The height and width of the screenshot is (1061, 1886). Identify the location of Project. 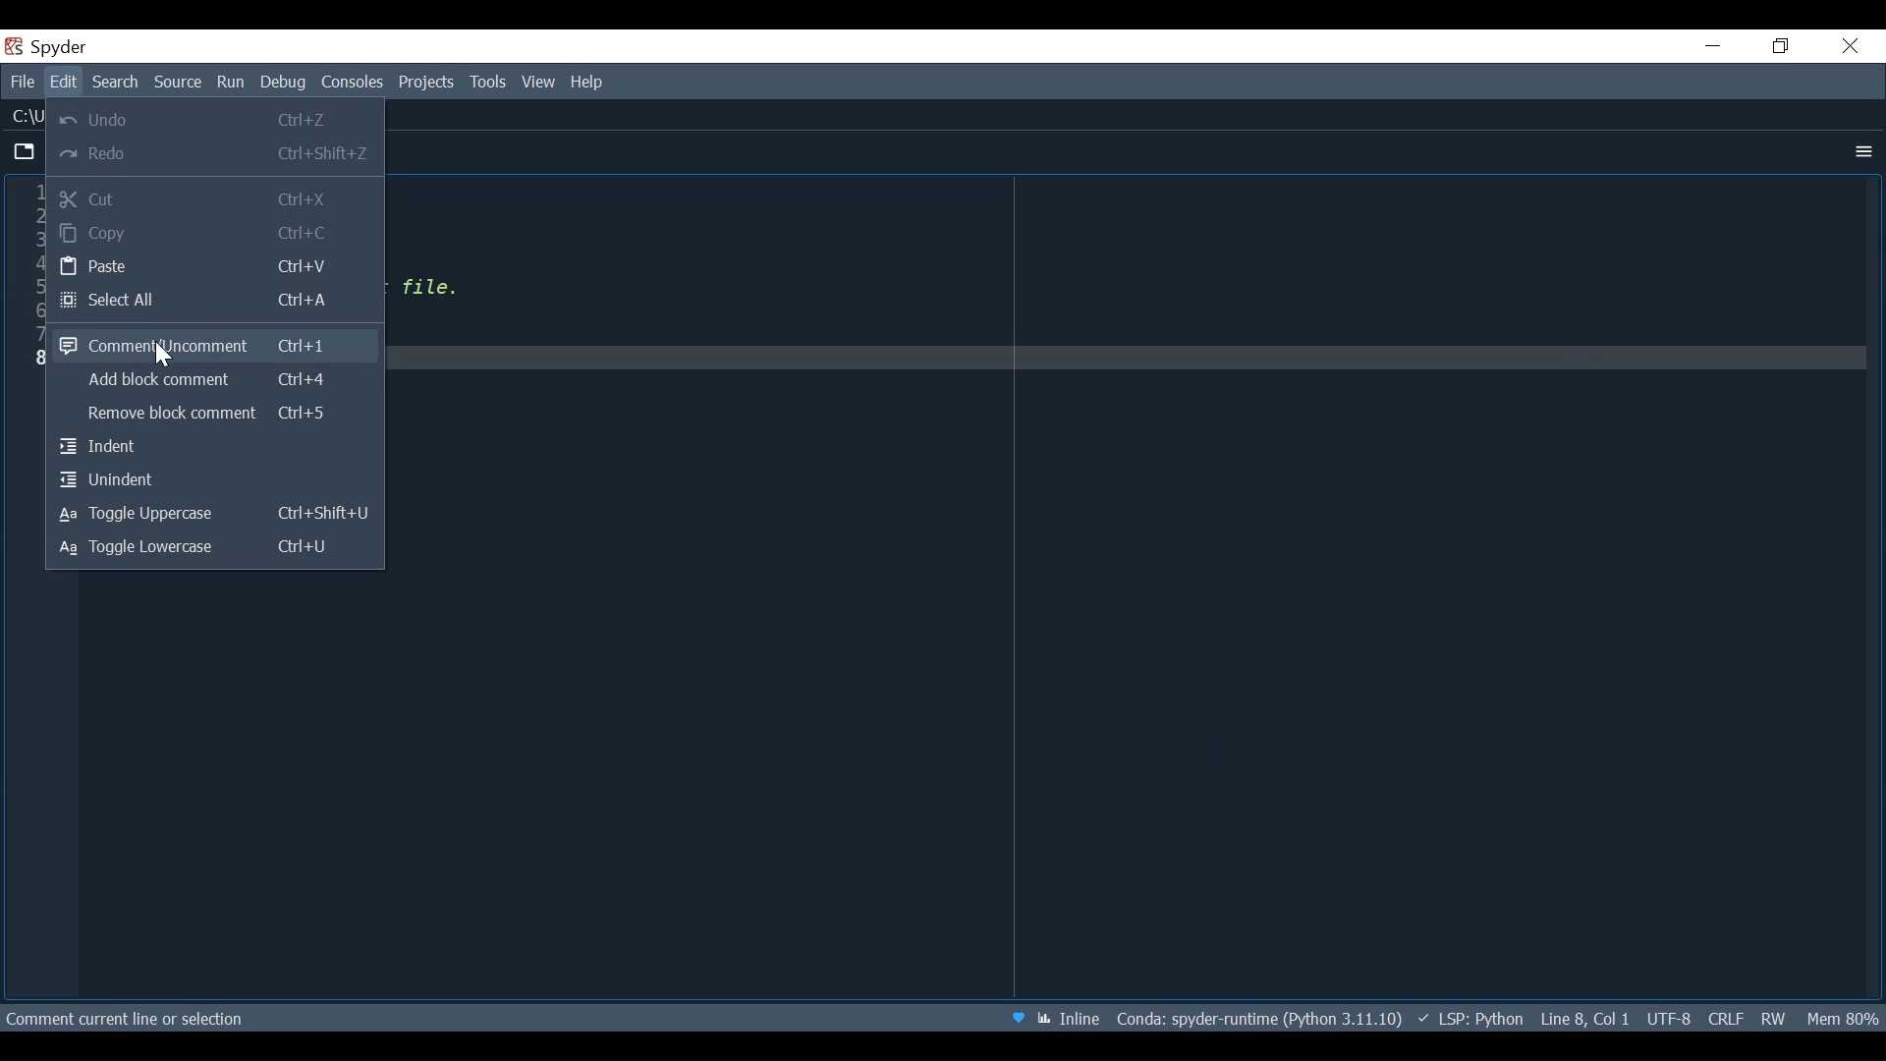
(427, 84).